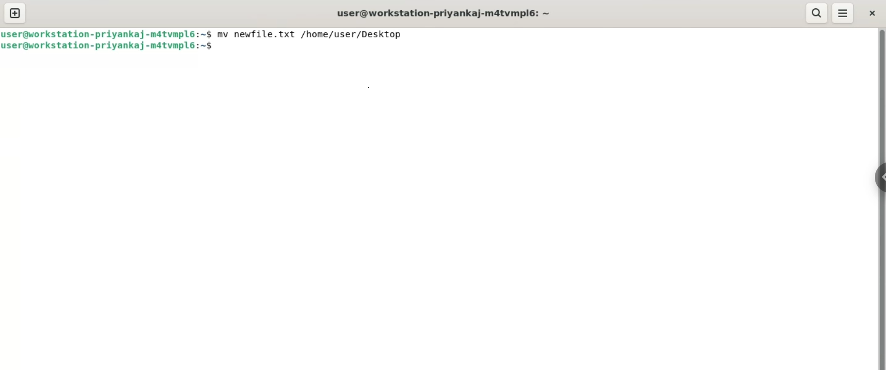 This screenshot has height=370, width=886. I want to click on menu, so click(844, 14).